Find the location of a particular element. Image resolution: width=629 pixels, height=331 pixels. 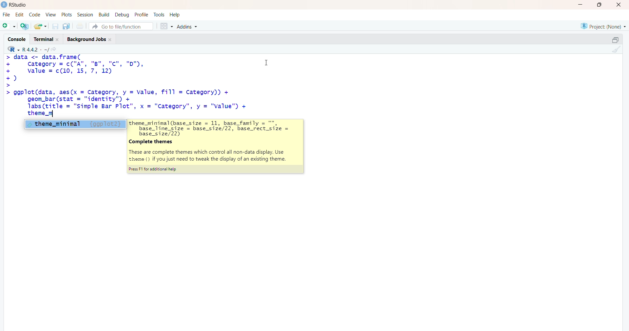

suggested - theme_minimal is located at coordinates (74, 124).